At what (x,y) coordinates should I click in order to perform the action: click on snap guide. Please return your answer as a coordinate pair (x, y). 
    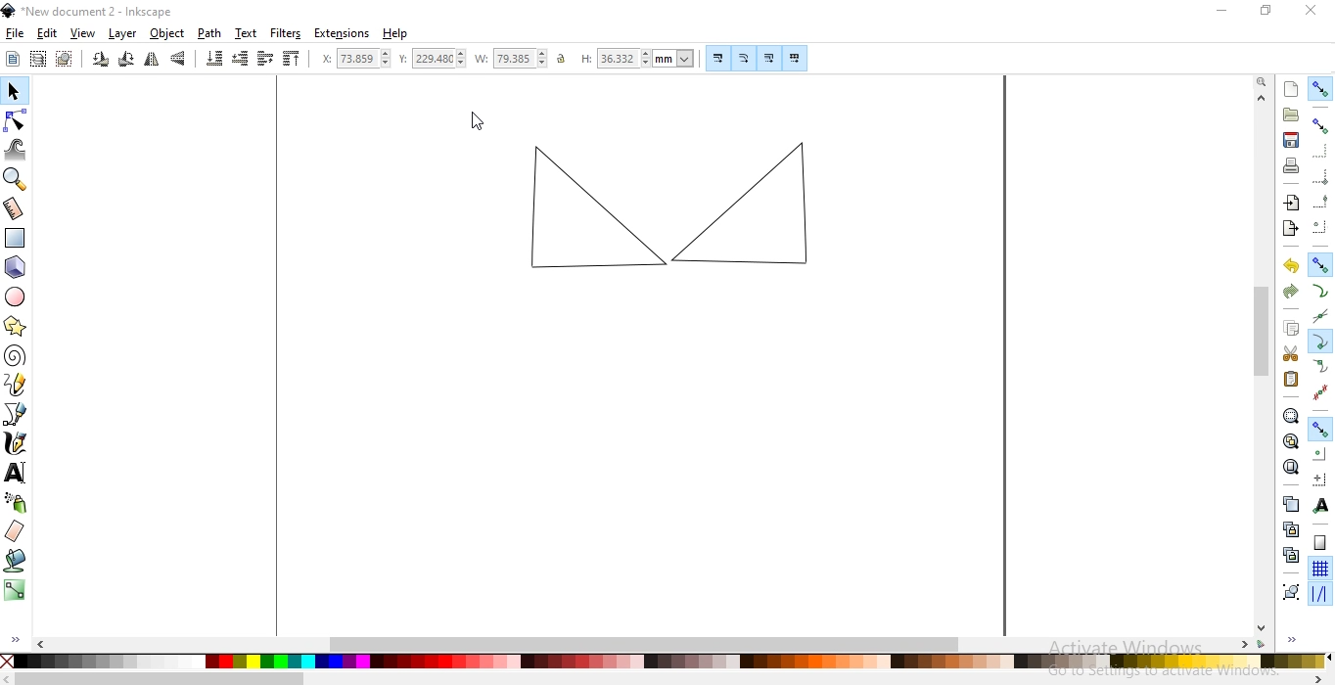
    Looking at the image, I should click on (1321, 594).